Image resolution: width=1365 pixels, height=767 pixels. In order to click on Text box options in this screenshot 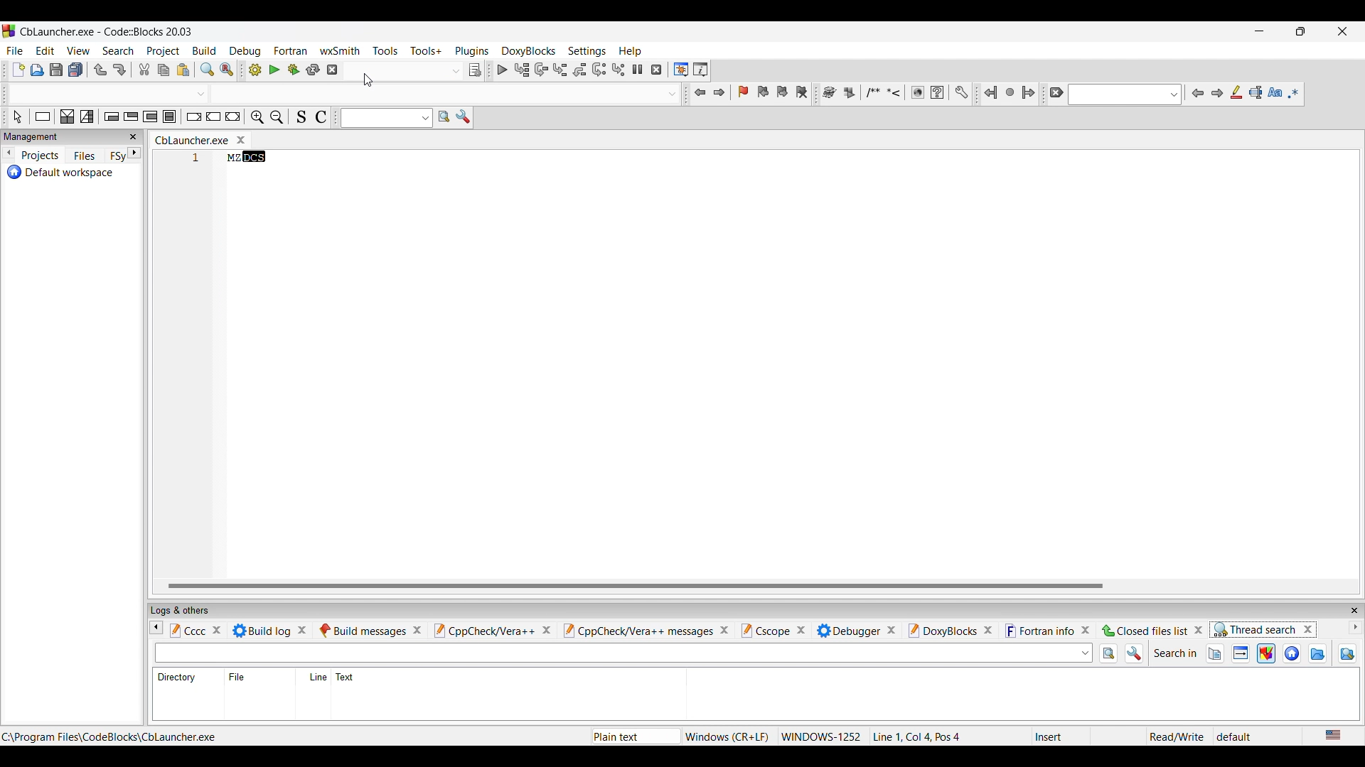, I will do `click(1086, 653)`.